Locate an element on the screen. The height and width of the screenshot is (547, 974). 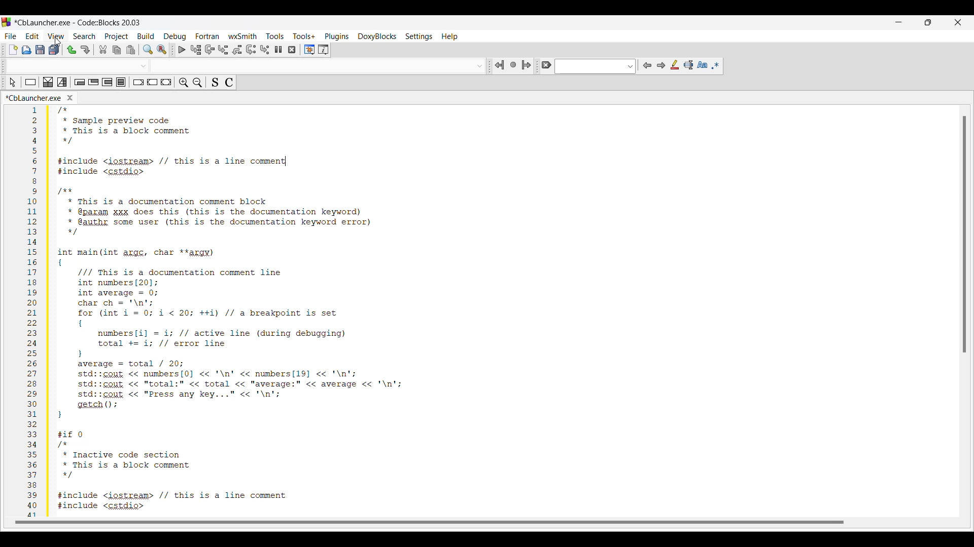
Build menu is located at coordinates (146, 36).